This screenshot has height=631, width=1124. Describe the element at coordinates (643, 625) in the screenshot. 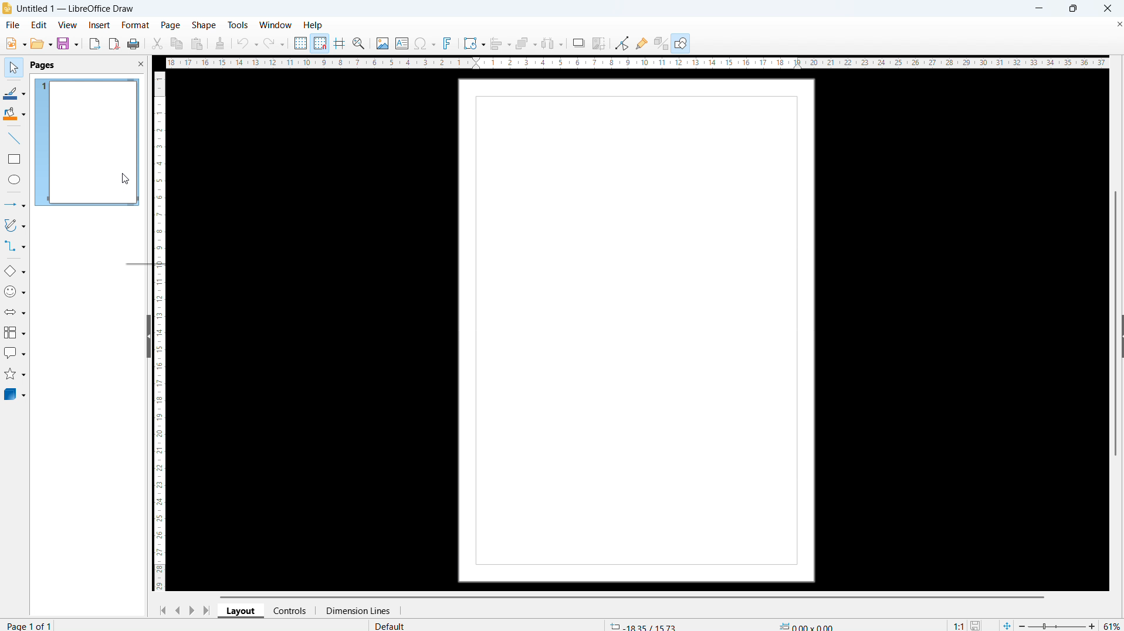

I see `cursor coordinate` at that location.